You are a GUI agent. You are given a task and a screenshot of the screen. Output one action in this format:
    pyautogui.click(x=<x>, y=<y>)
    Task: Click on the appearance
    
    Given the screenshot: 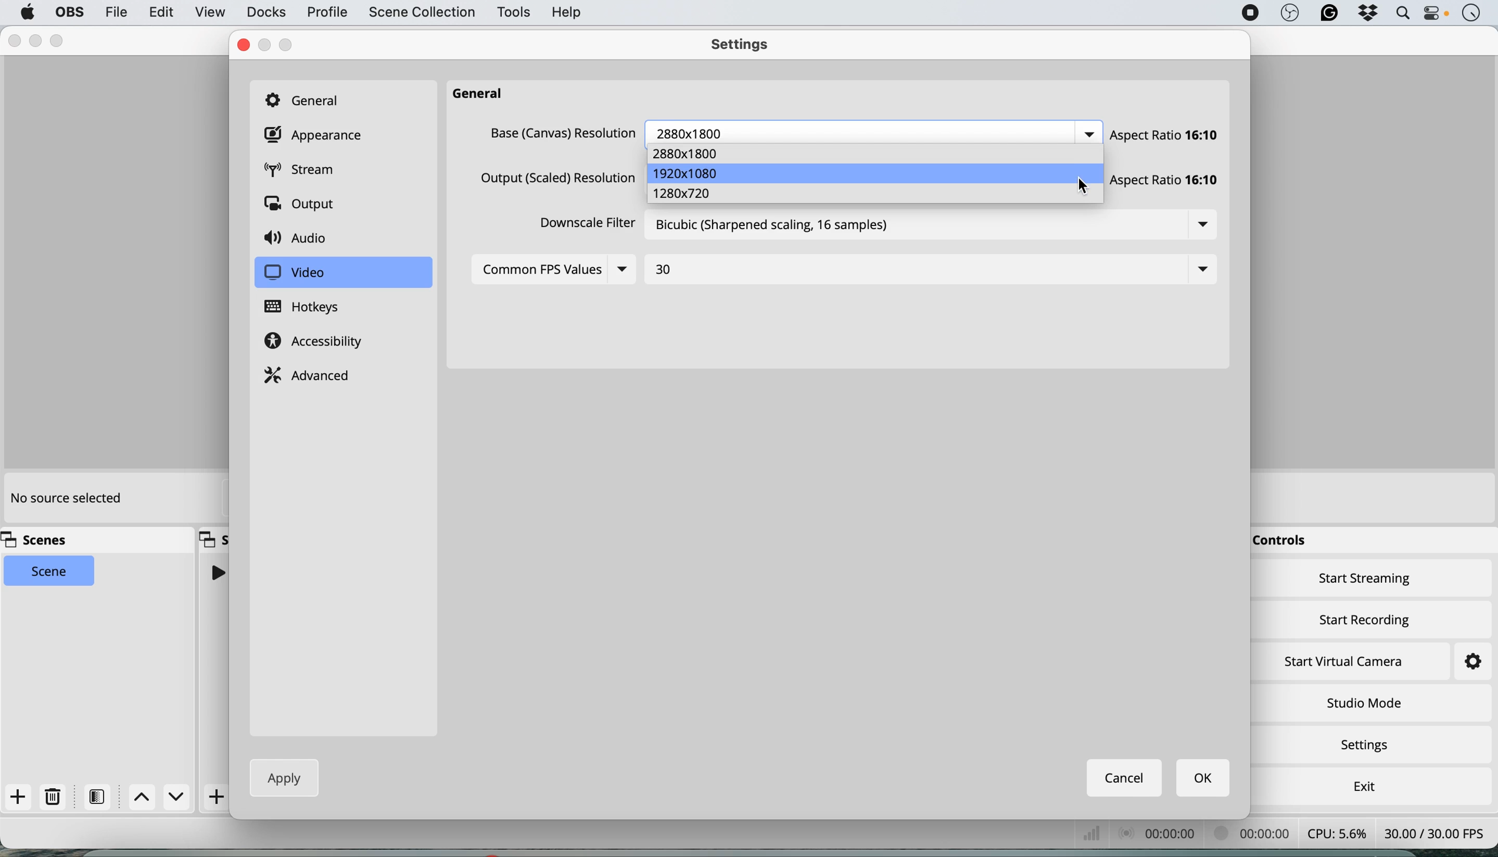 What is the action you would take?
    pyautogui.click(x=317, y=135)
    